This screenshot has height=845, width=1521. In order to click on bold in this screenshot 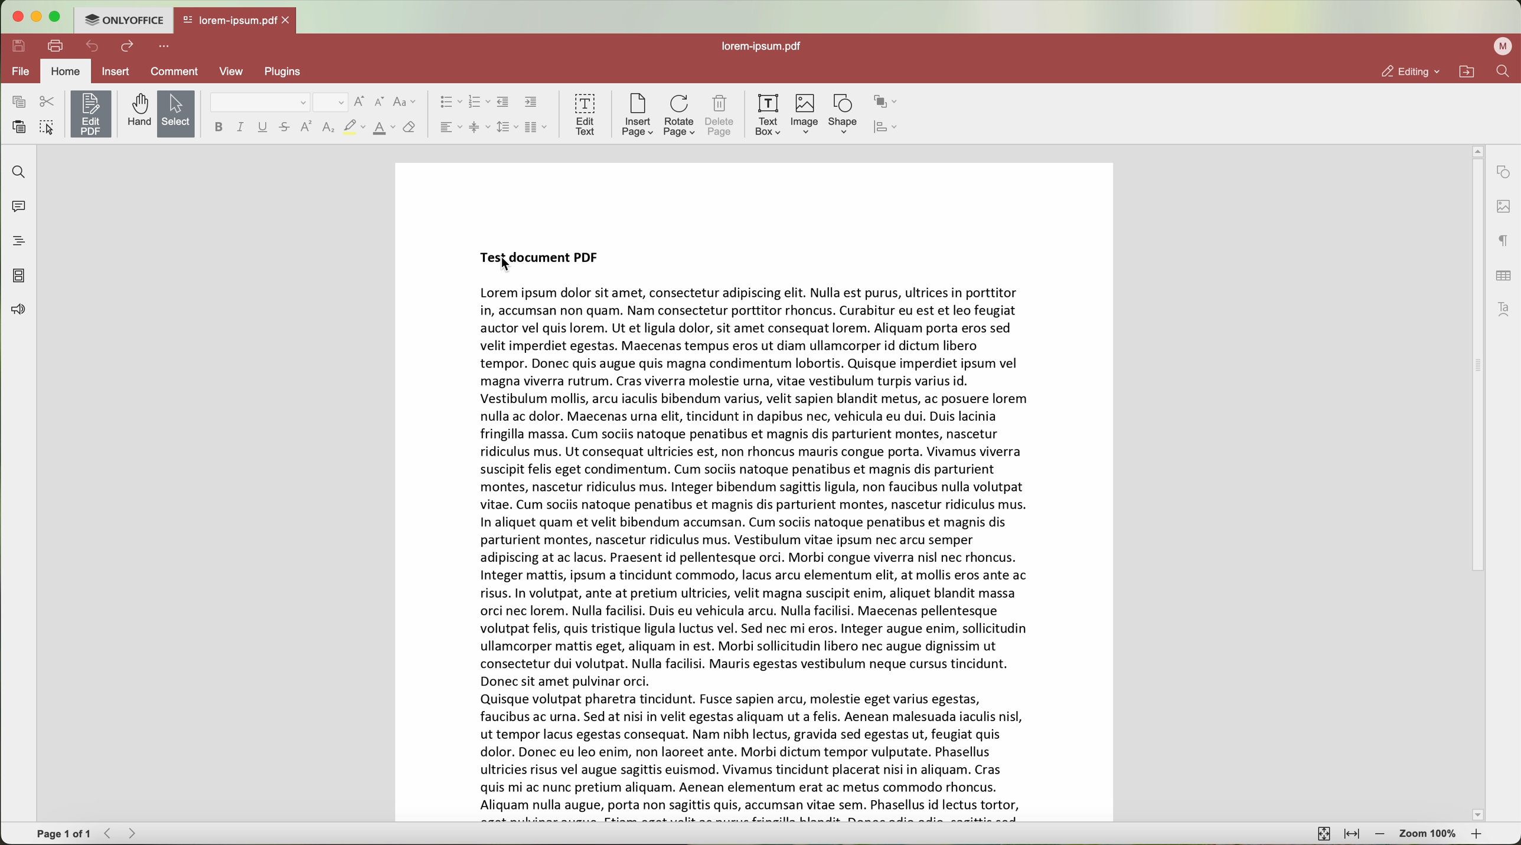, I will do `click(219, 127)`.